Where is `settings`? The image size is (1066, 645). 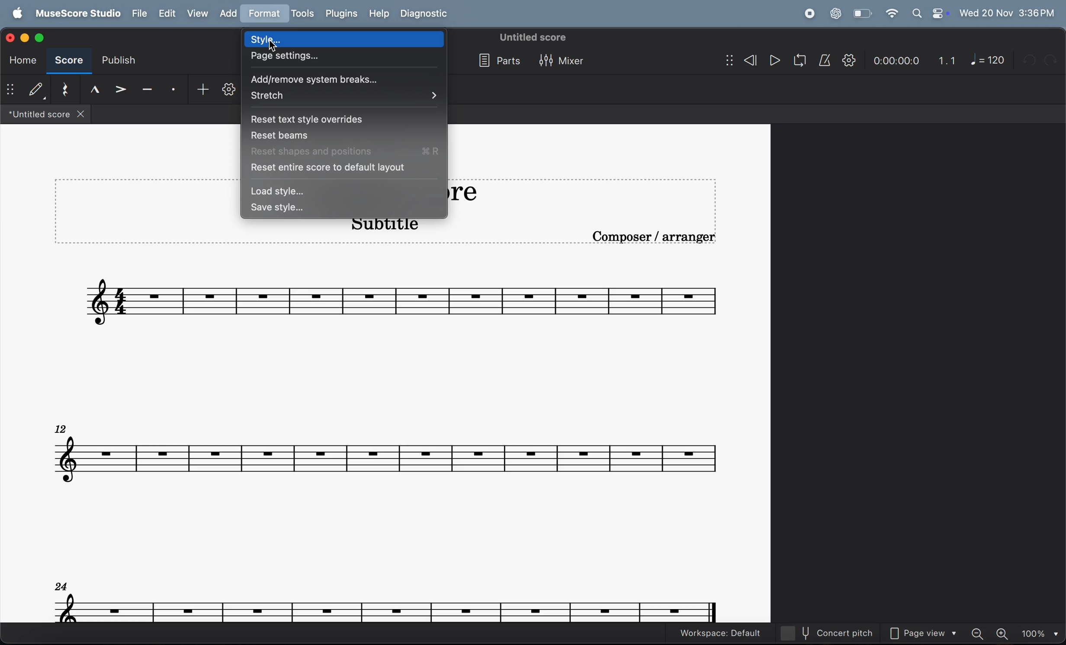 settings is located at coordinates (849, 61).